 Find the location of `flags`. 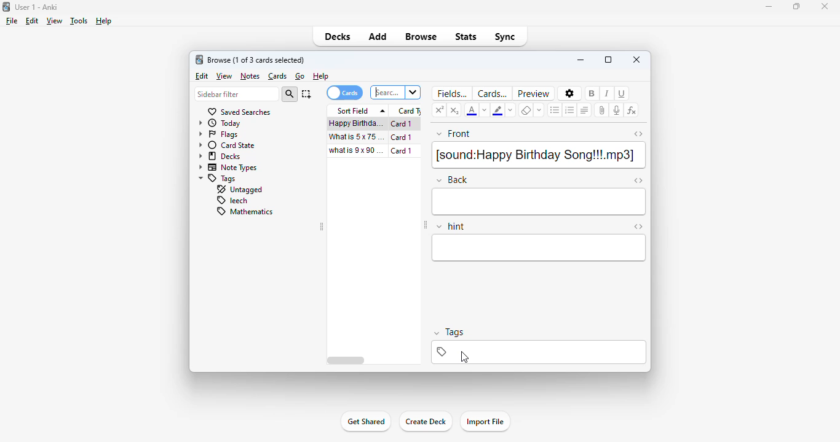

flags is located at coordinates (218, 135).